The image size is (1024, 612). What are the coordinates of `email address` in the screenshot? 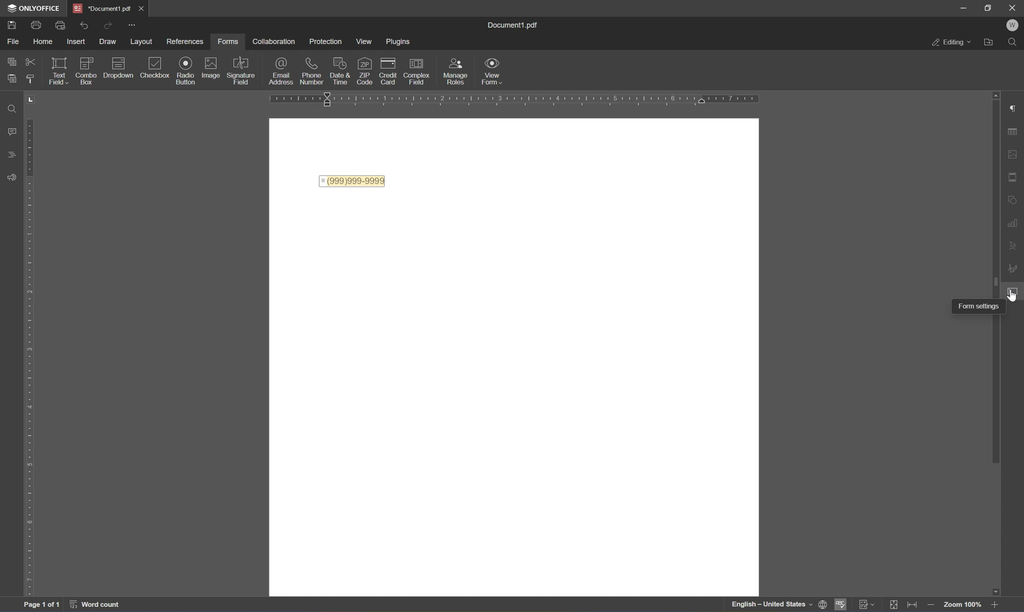 It's located at (280, 72).